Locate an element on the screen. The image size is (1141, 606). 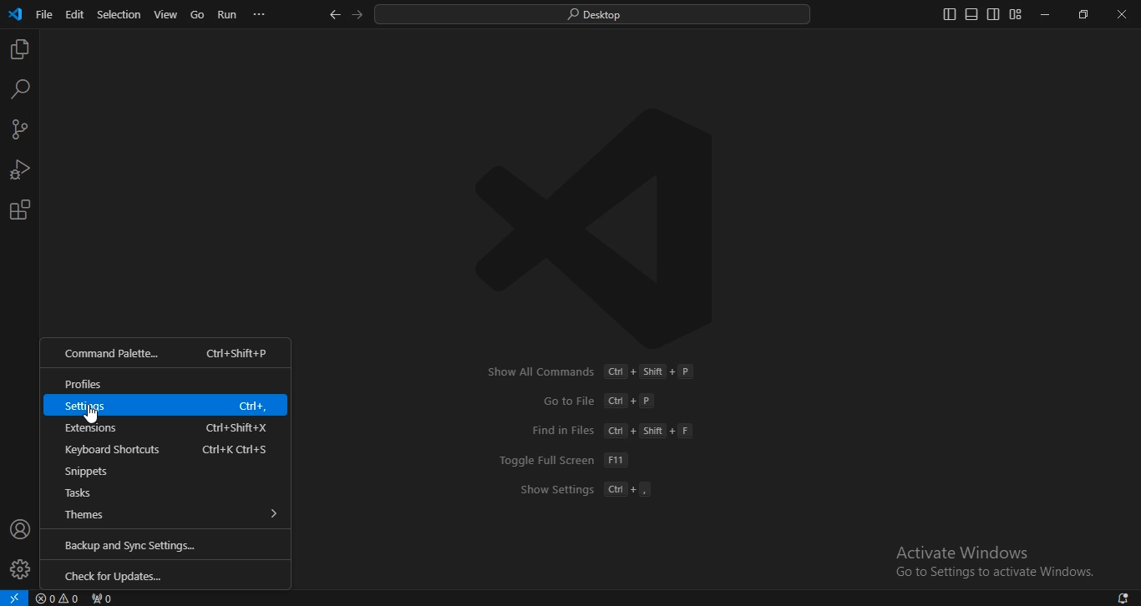
themes is located at coordinates (168, 516).